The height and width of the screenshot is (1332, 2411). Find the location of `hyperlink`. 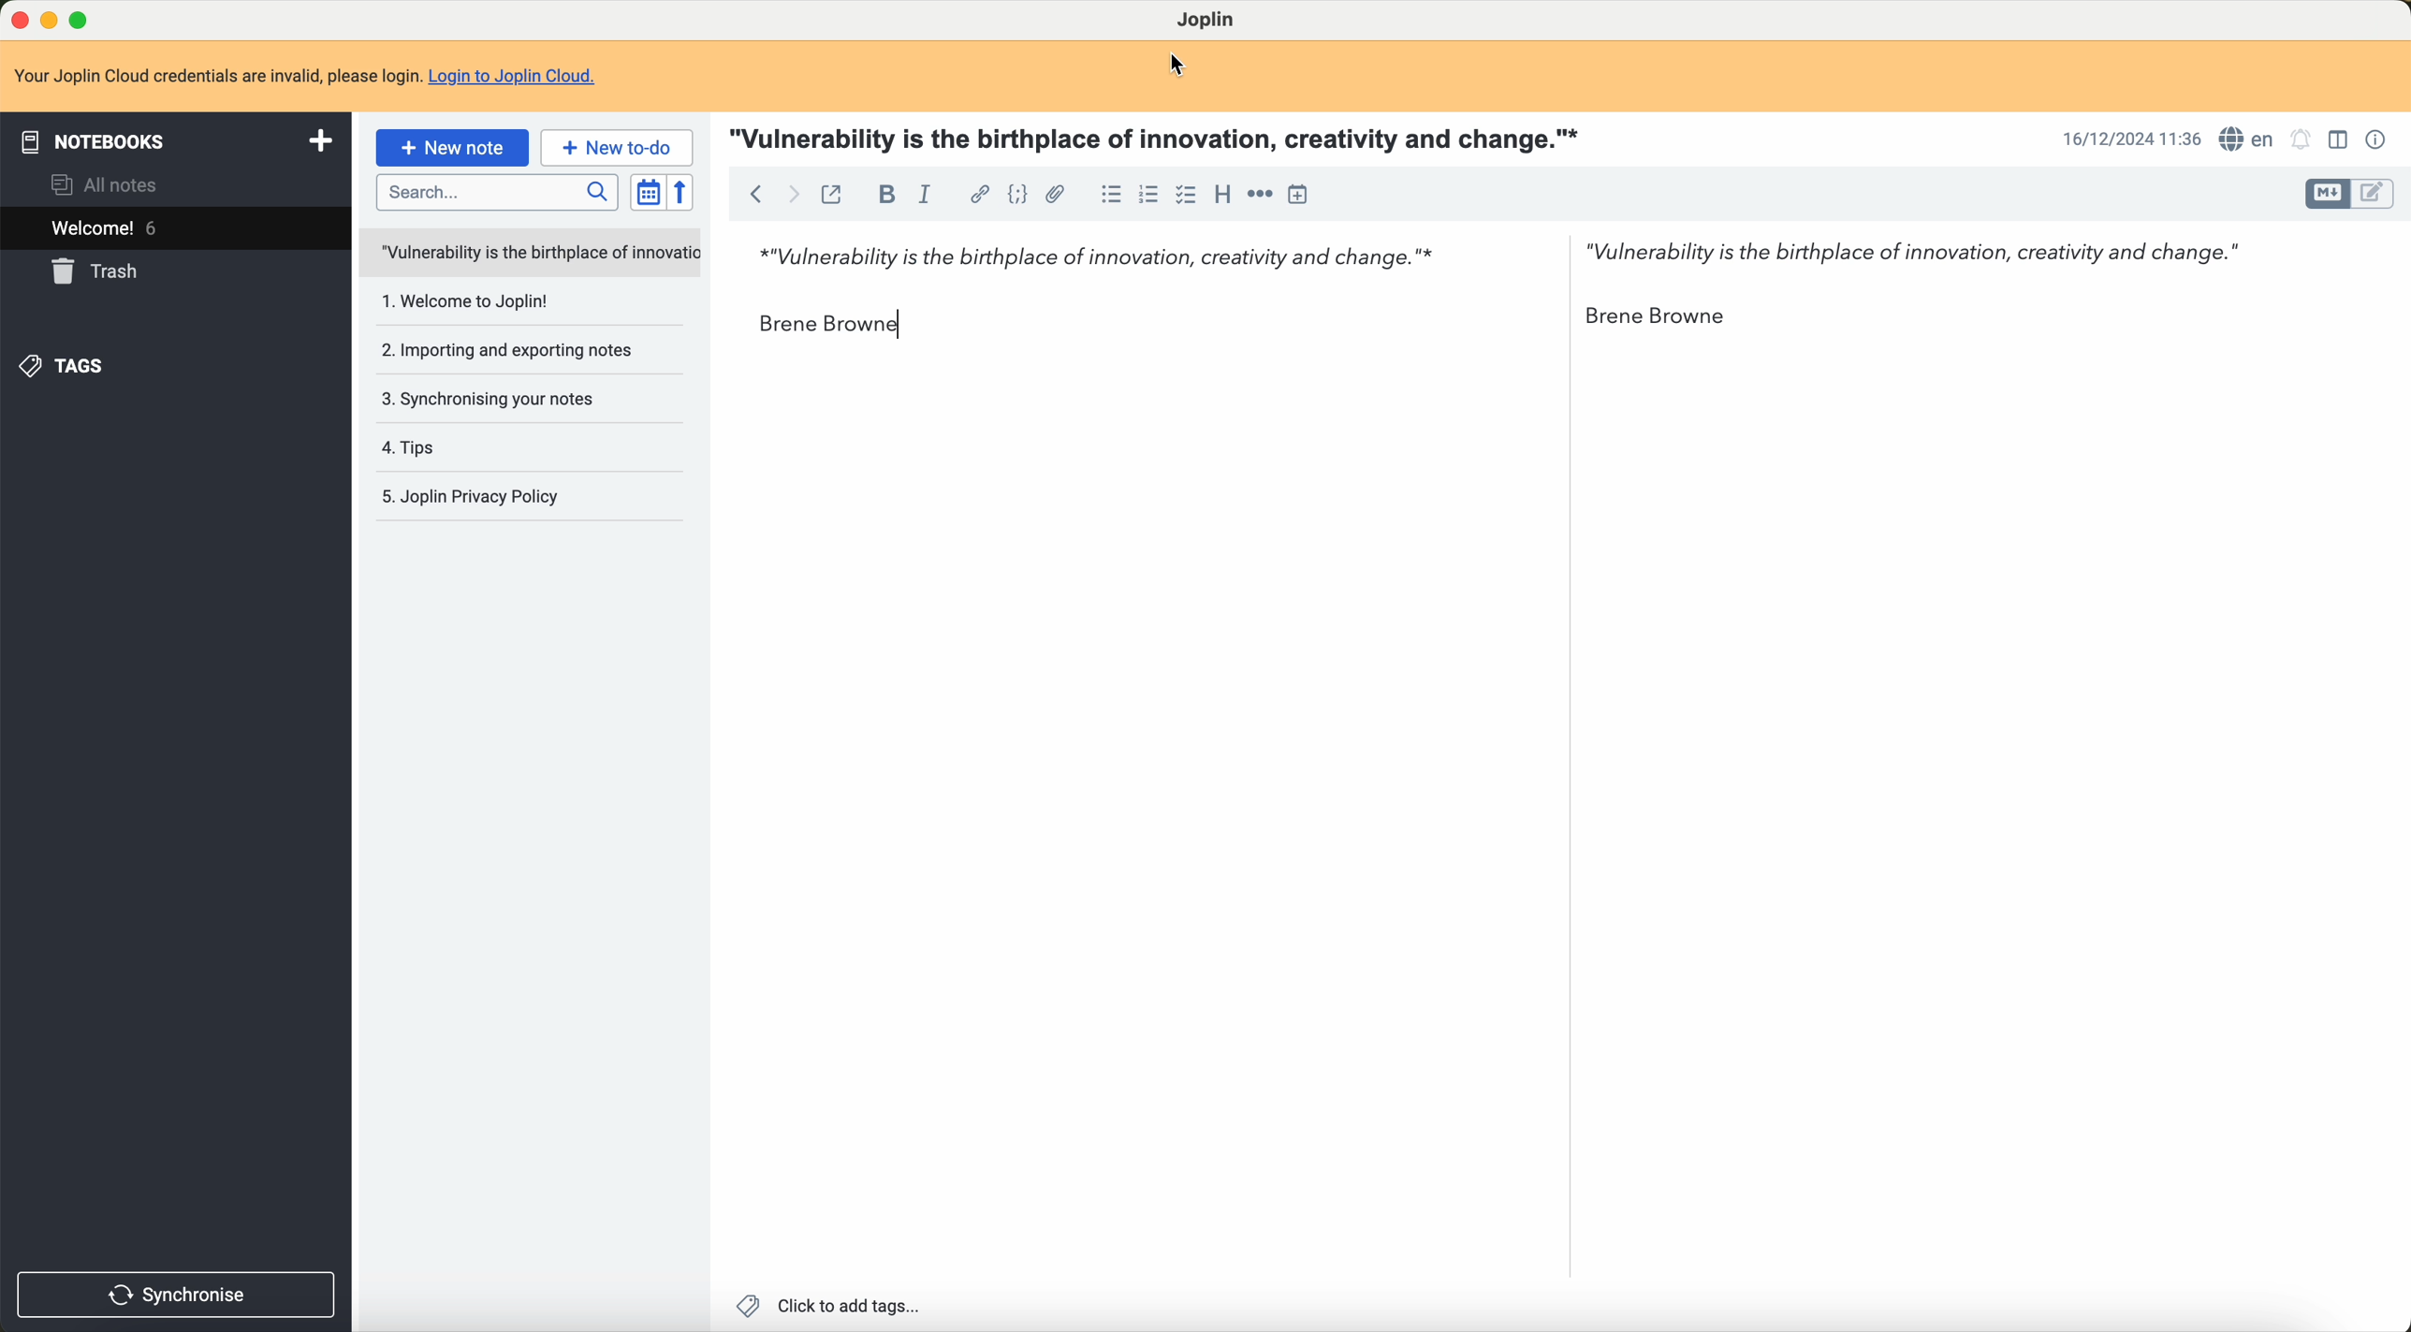

hyperlink is located at coordinates (976, 192).